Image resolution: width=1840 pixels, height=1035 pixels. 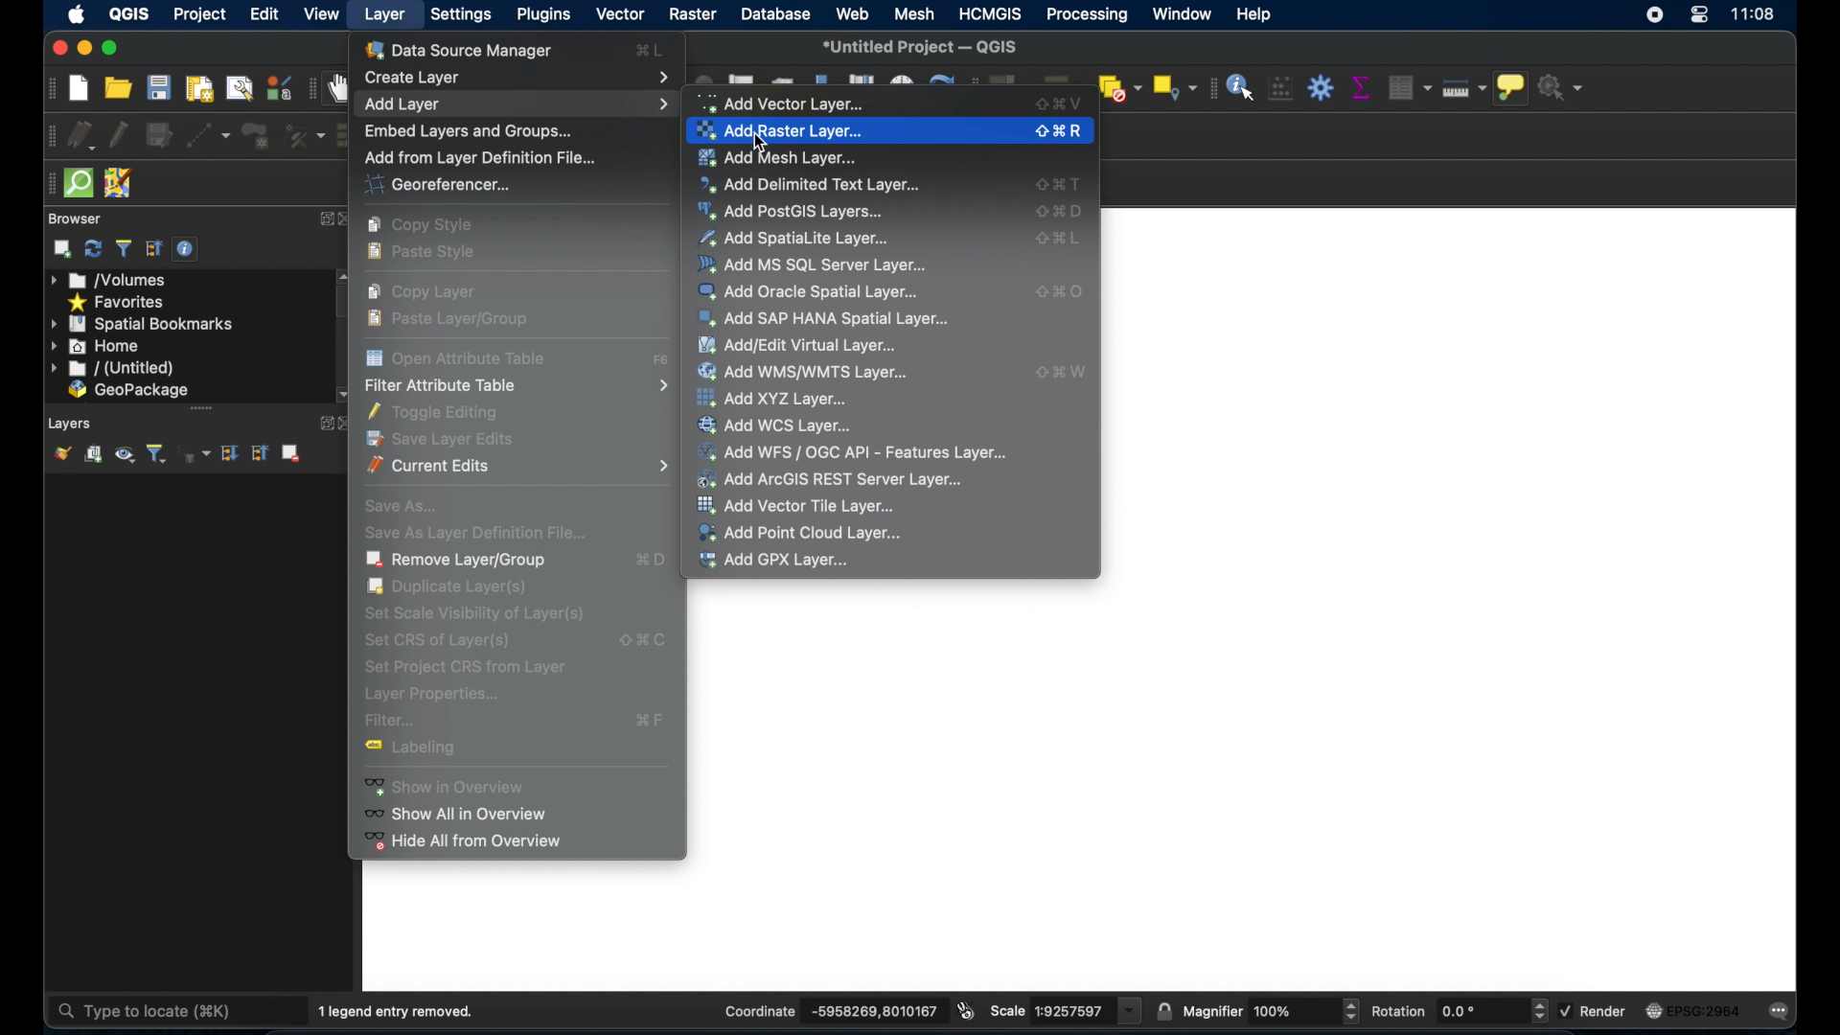 I want to click on create layer menu, so click(x=518, y=75).